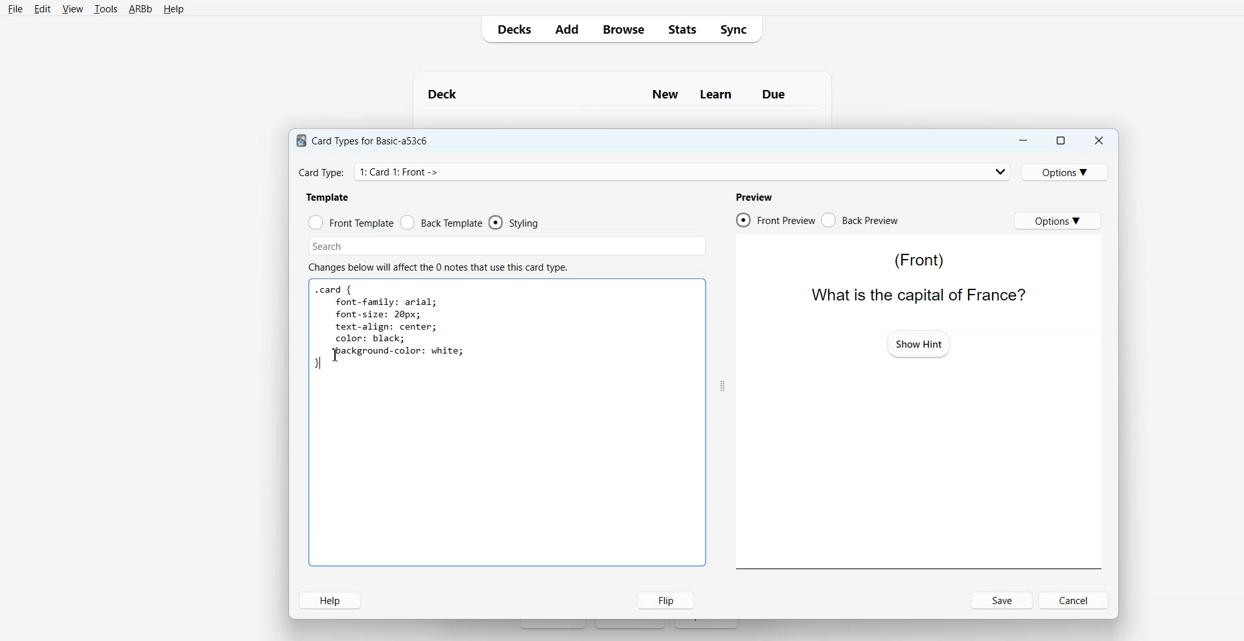 This screenshot has width=1244, height=641. I want to click on Front Template, so click(351, 223).